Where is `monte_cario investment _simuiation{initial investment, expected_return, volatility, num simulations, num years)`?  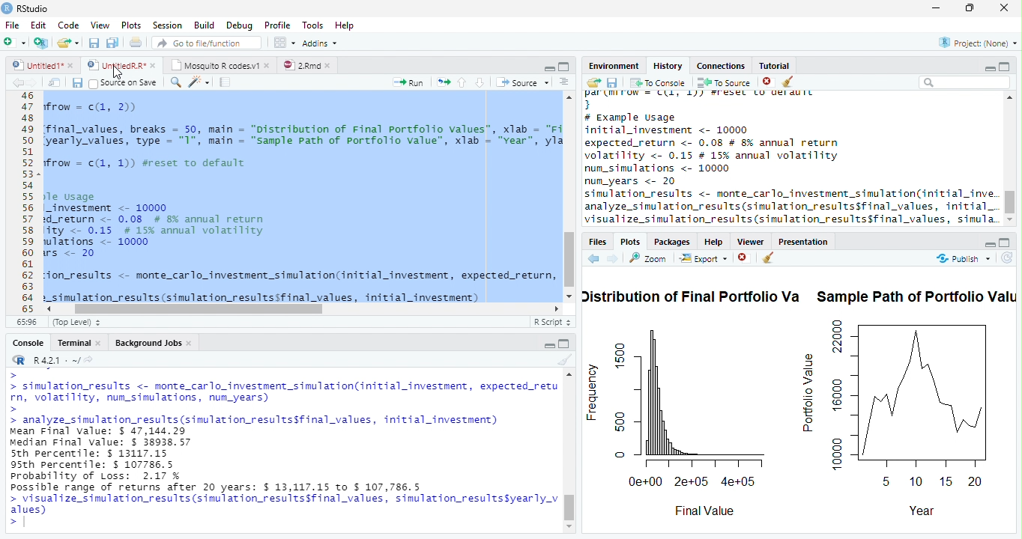 monte_cario investment _simuiation{initial investment, expected_return, volatility, num simulations, num years) is located at coordinates (265, 323).